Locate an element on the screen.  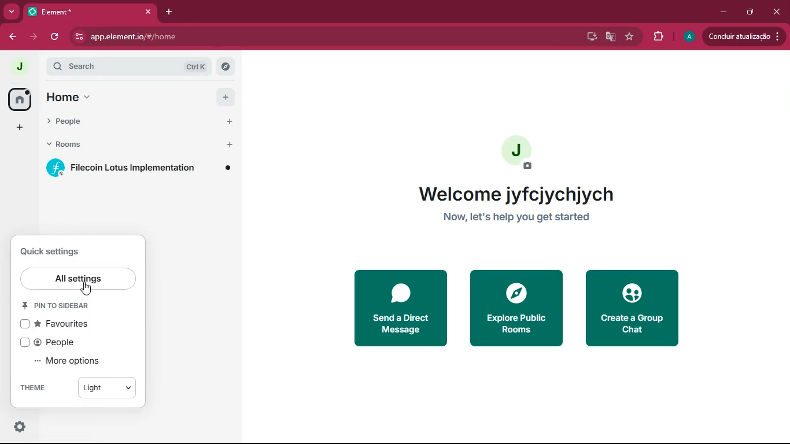
expand is located at coordinates (39, 68).